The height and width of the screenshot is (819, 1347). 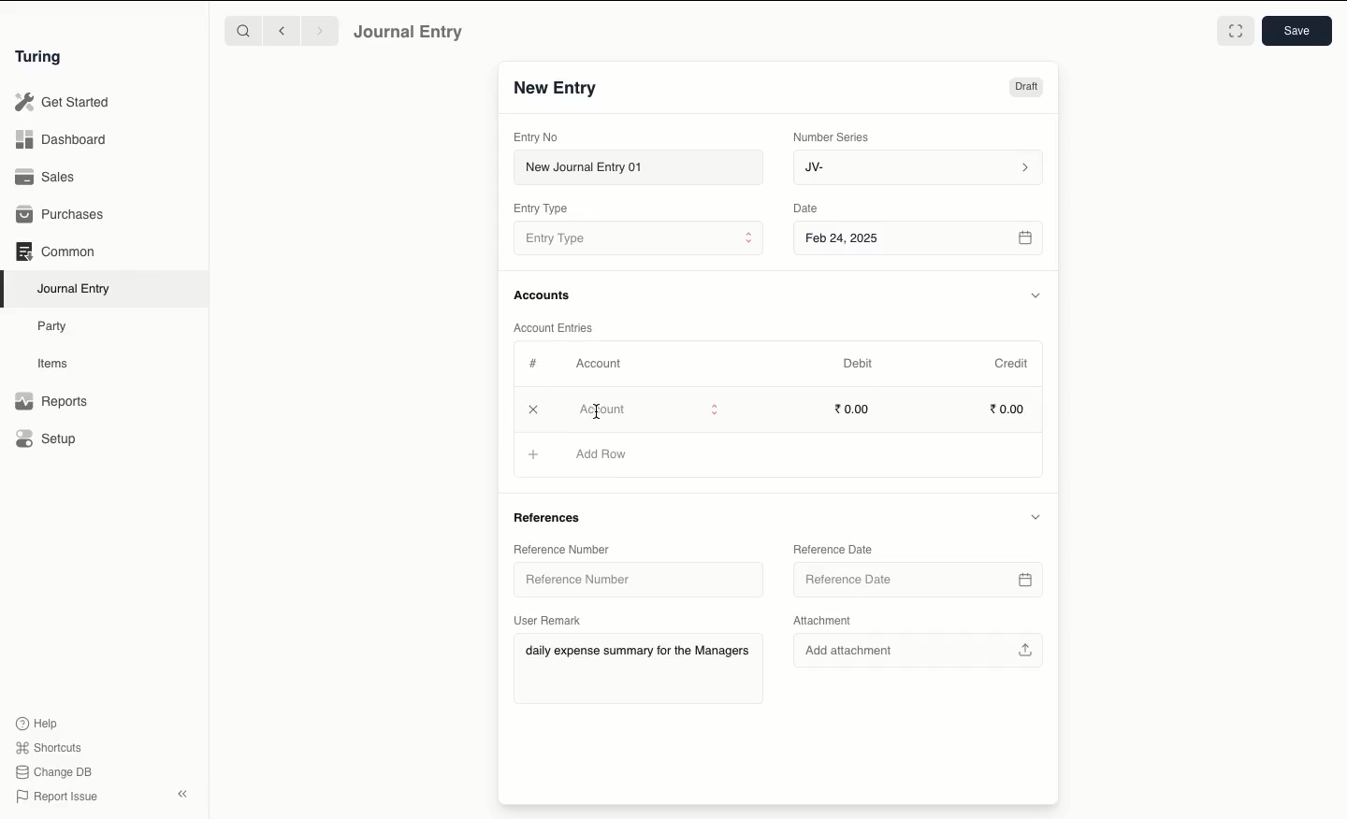 I want to click on Toggle between form and full width, so click(x=1236, y=31).